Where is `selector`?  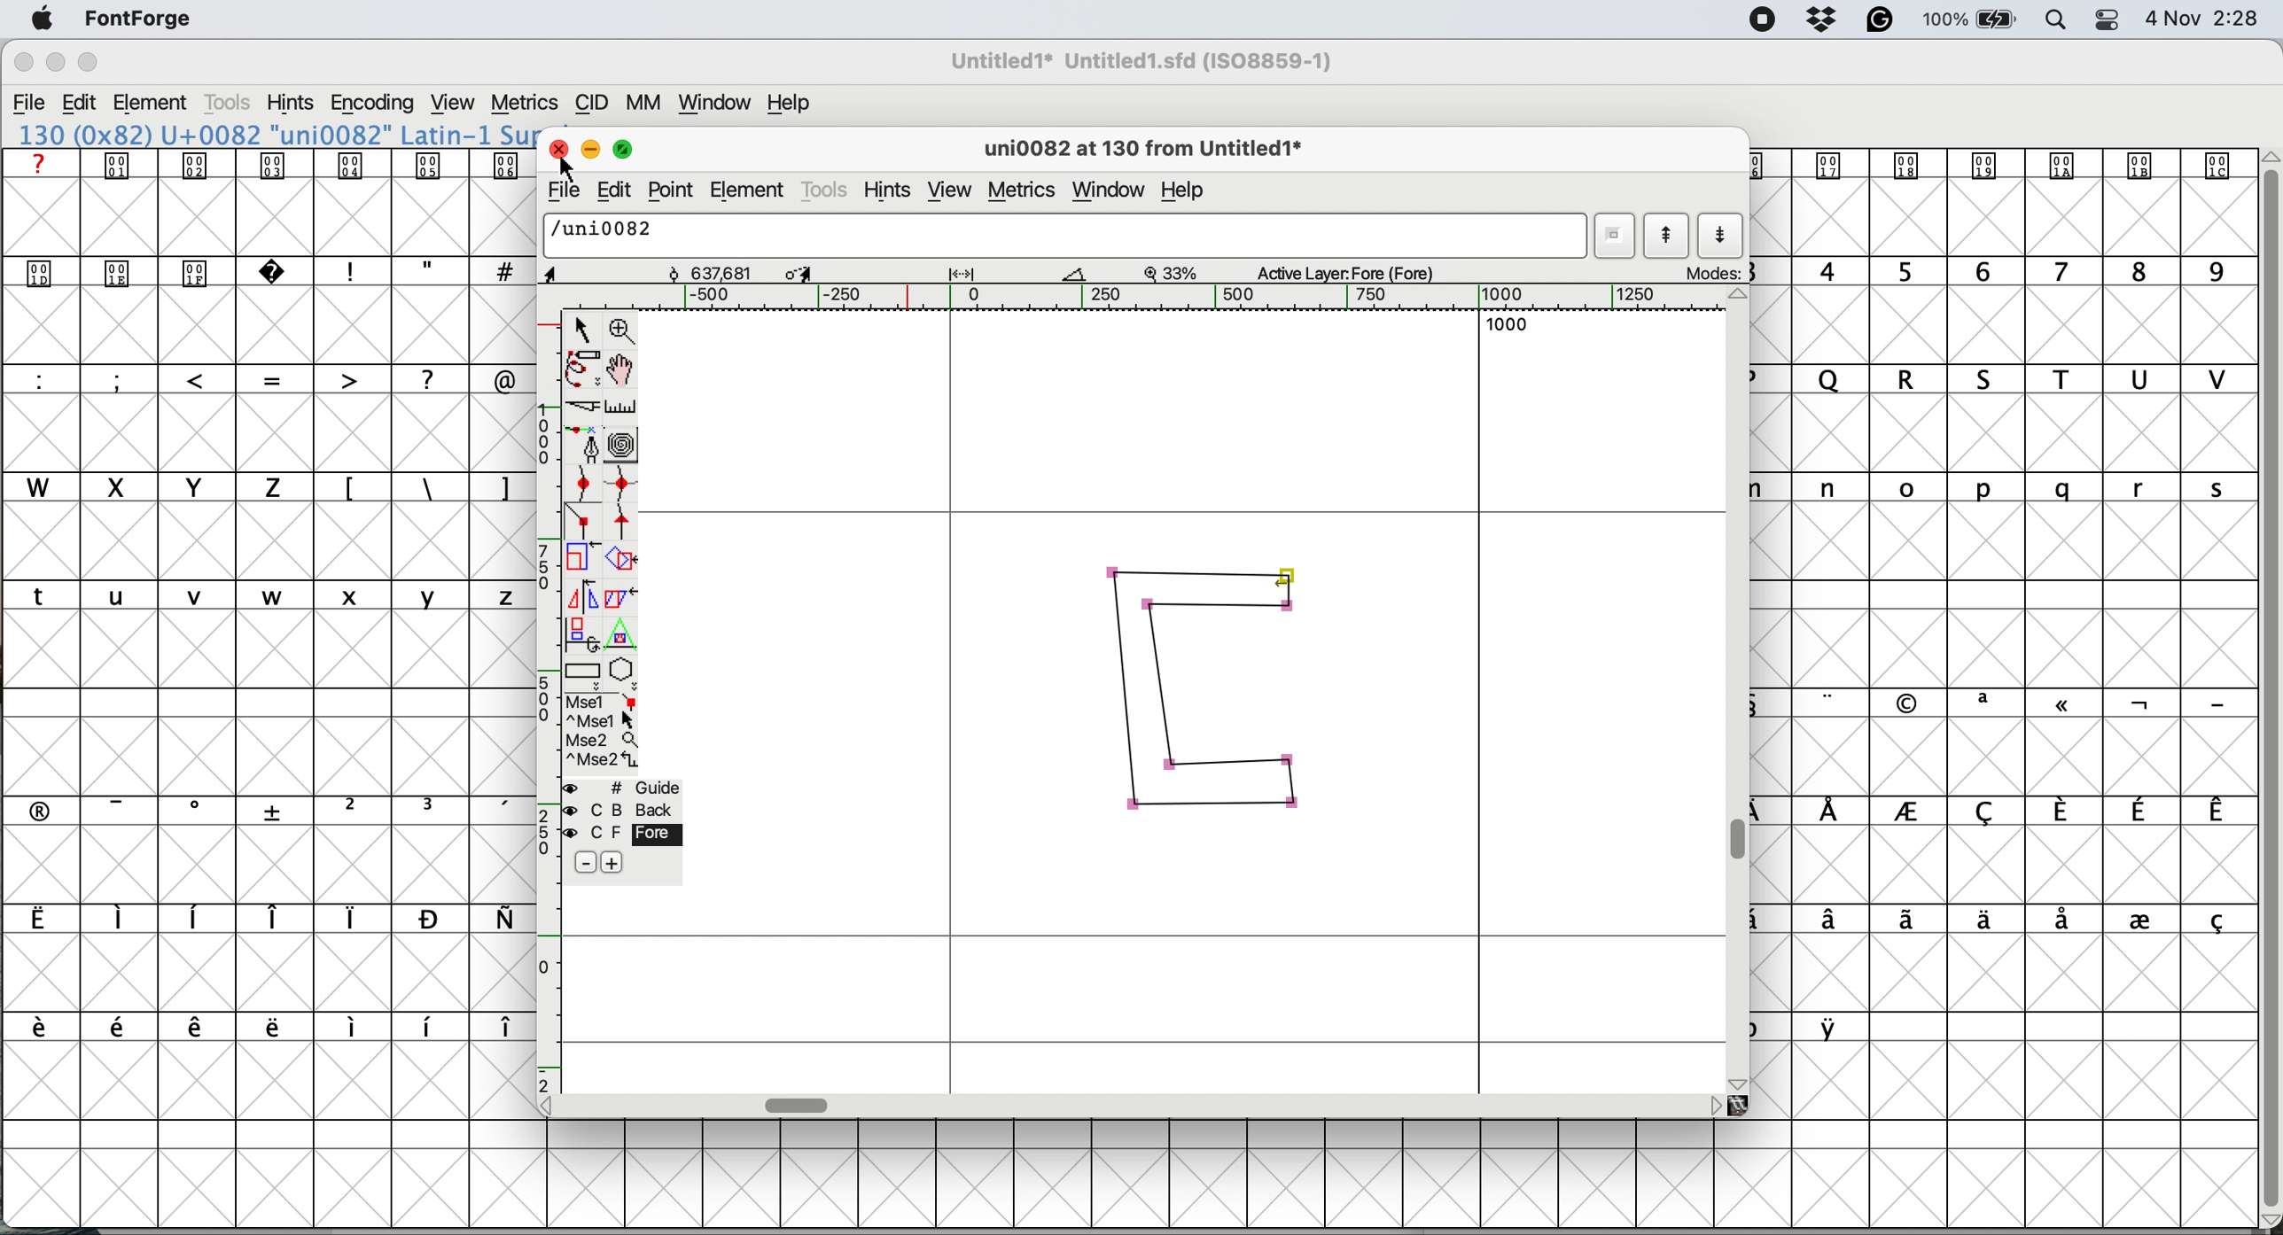 selector is located at coordinates (580, 331).